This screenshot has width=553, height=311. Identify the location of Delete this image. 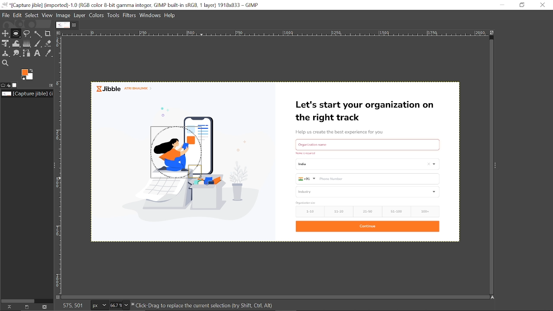
(46, 307).